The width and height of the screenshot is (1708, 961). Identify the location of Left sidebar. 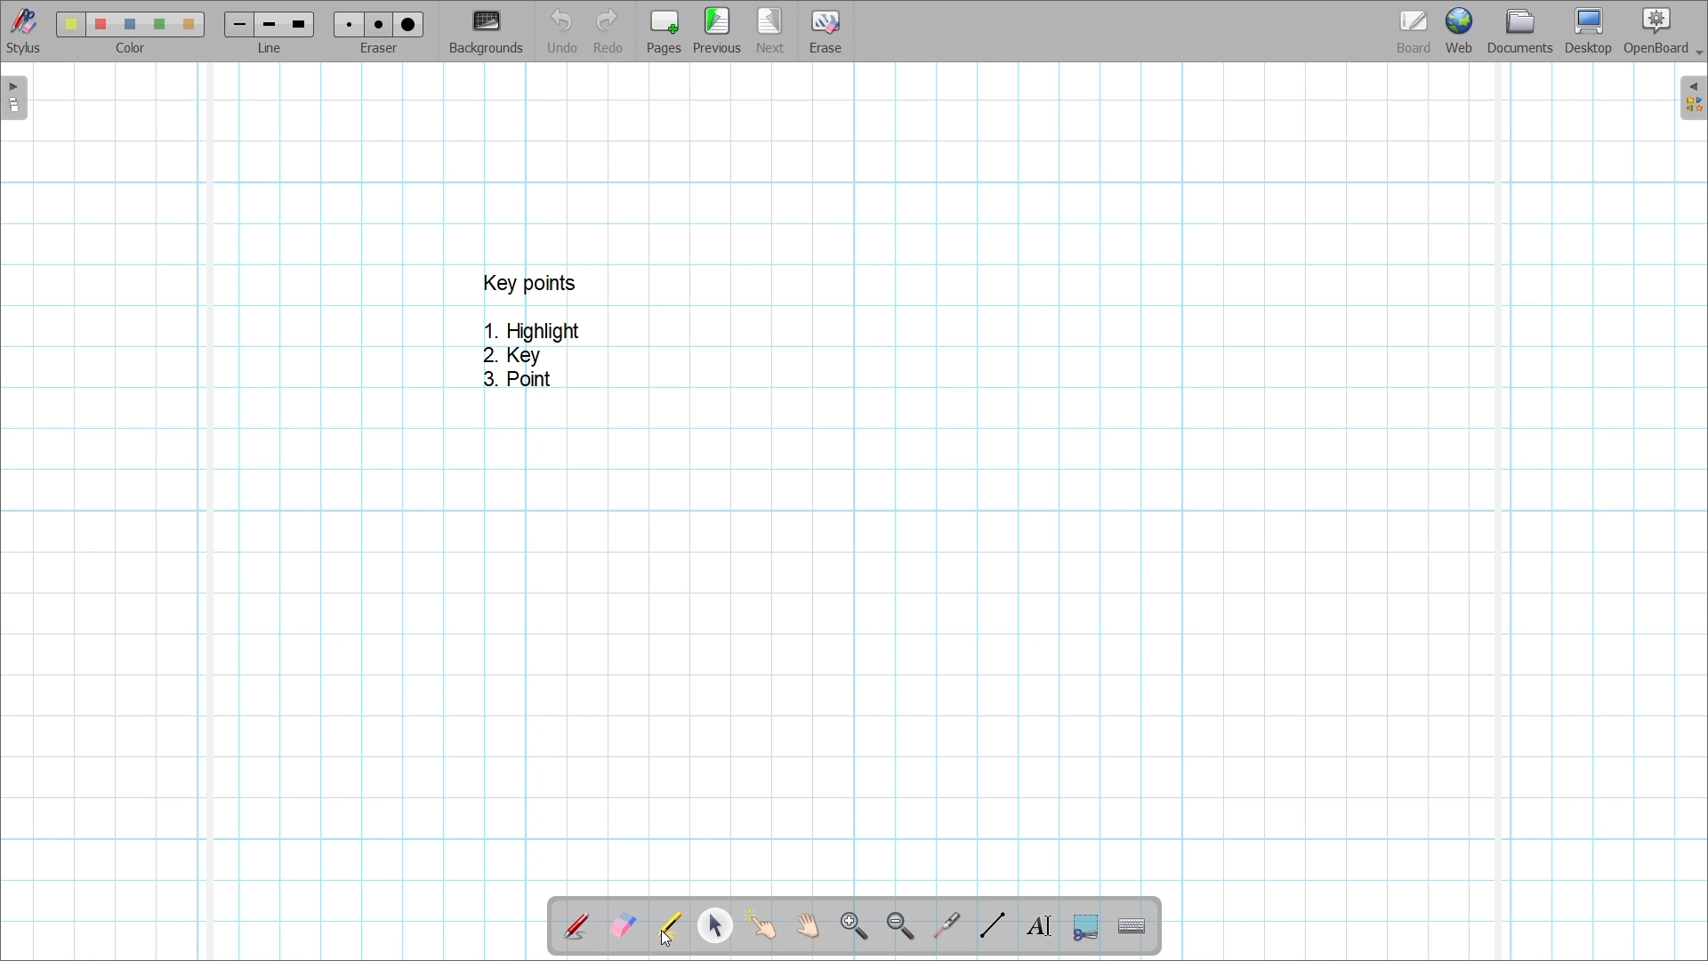
(14, 98).